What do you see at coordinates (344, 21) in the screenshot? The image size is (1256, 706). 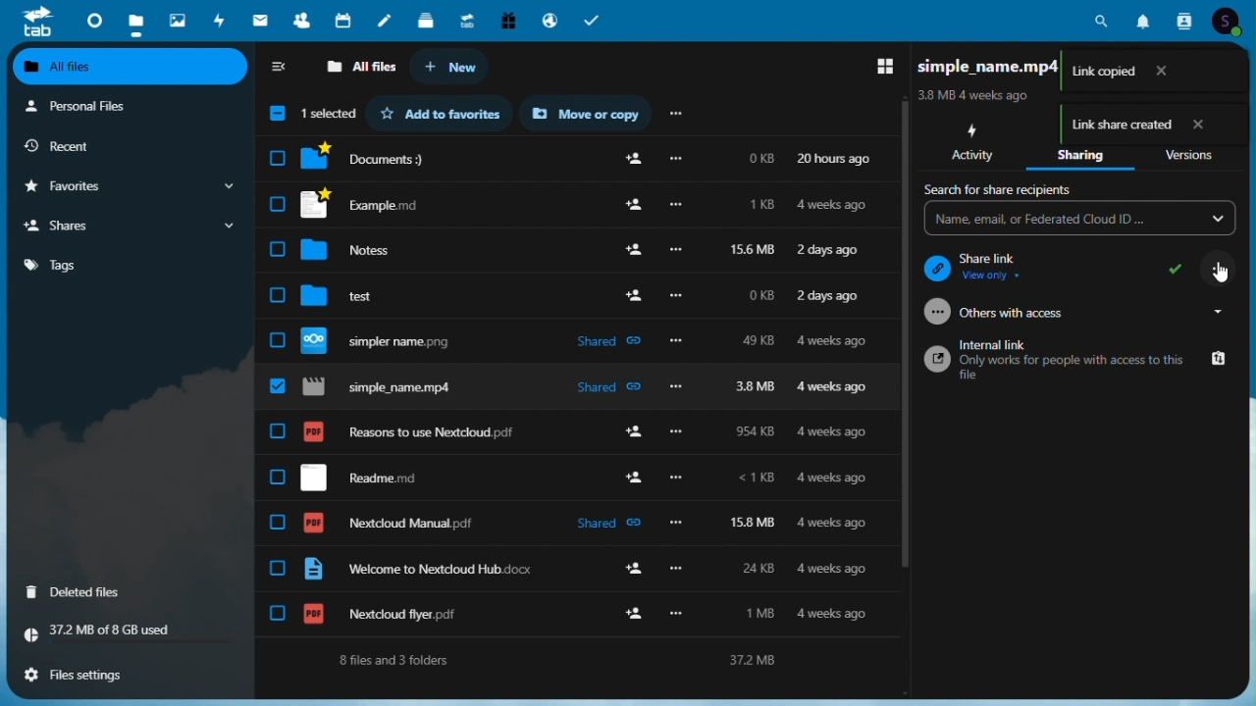 I see `Calendar` at bounding box center [344, 21].